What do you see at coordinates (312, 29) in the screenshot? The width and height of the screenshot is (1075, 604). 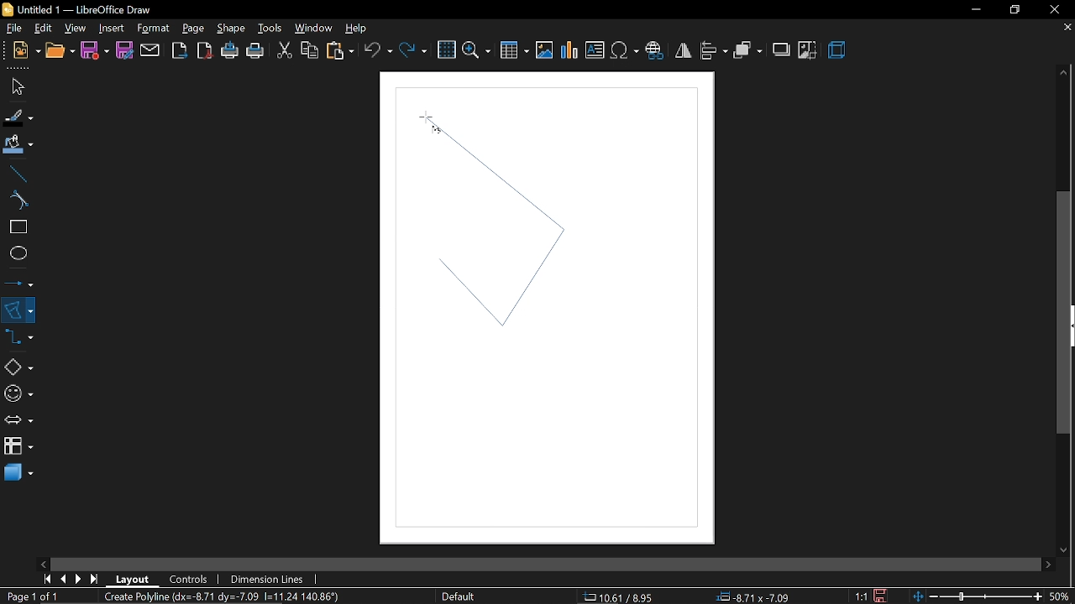 I see `window` at bounding box center [312, 29].